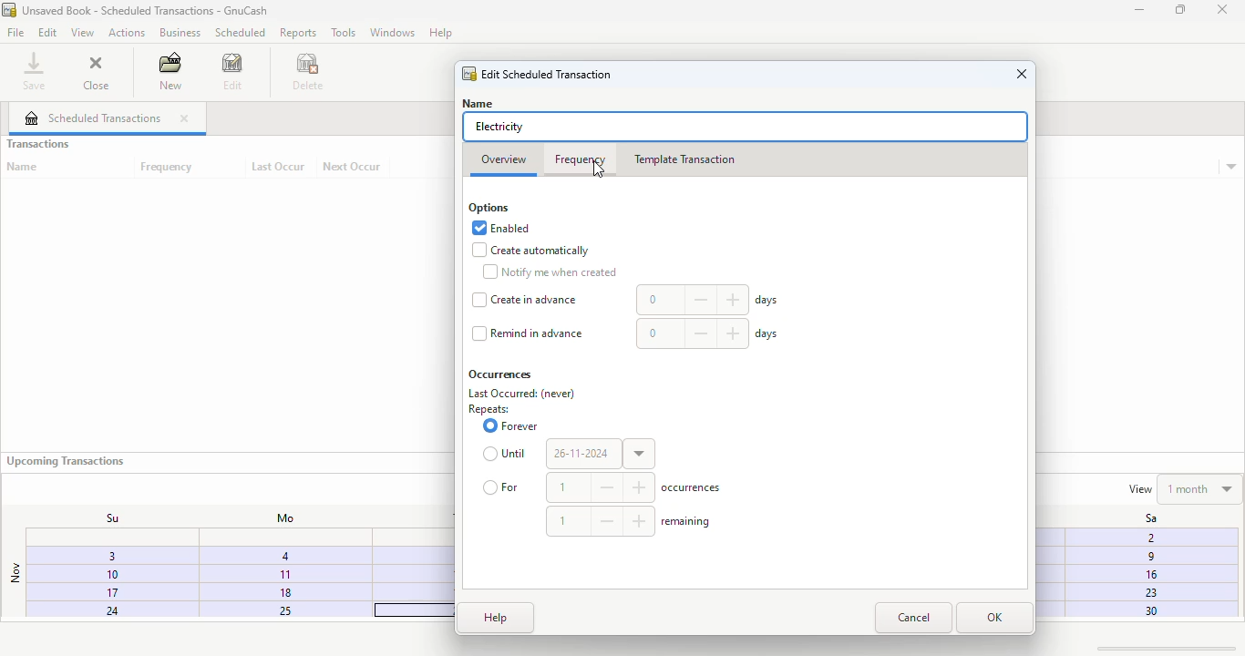 The image size is (1245, 656). What do you see at coordinates (528, 333) in the screenshot?
I see `remind in advance` at bounding box center [528, 333].